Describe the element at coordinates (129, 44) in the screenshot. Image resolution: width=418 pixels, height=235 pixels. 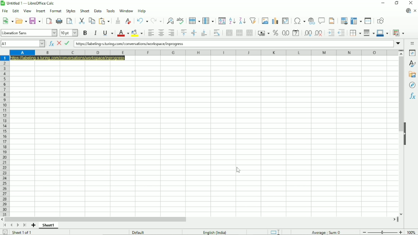
I see `https://labeling-s.turing.com/conversations/workspace/inprogress` at that location.